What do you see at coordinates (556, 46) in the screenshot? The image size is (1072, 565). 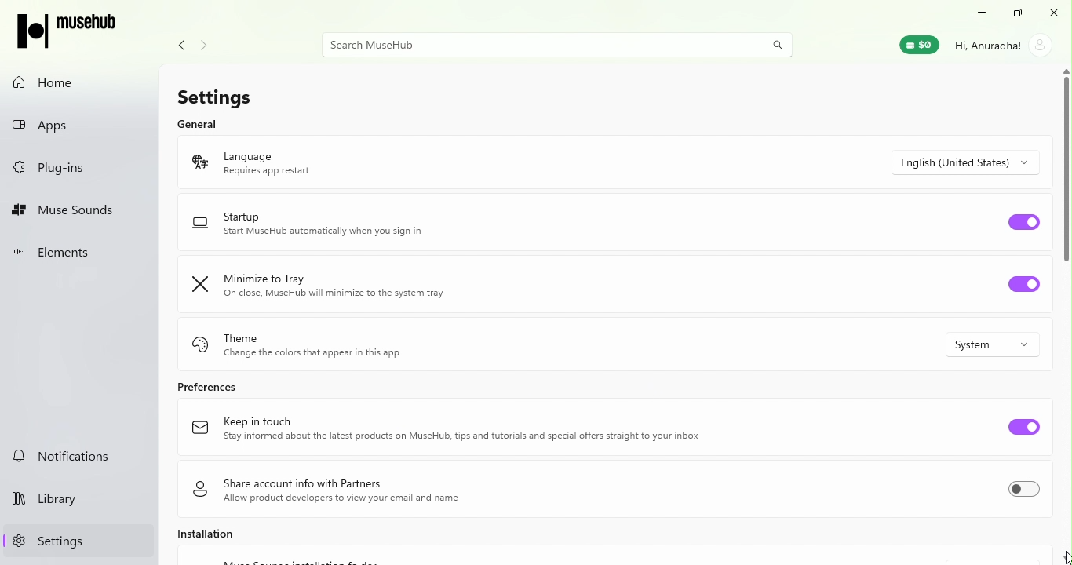 I see `Search MuseHUb` at bounding box center [556, 46].